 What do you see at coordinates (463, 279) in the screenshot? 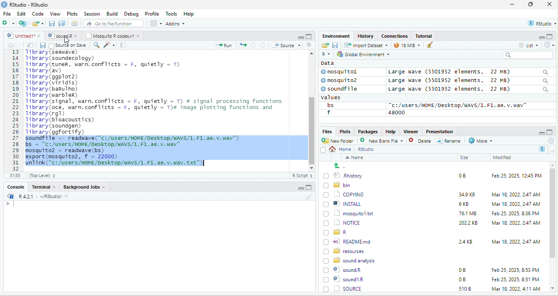
I see `5108` at bounding box center [463, 279].